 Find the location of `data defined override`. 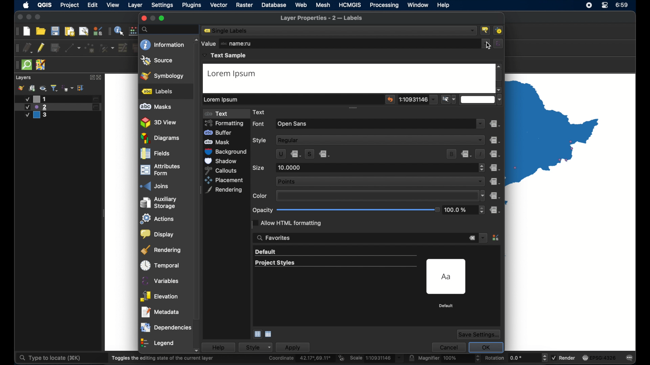

data defined override is located at coordinates (494, 181).